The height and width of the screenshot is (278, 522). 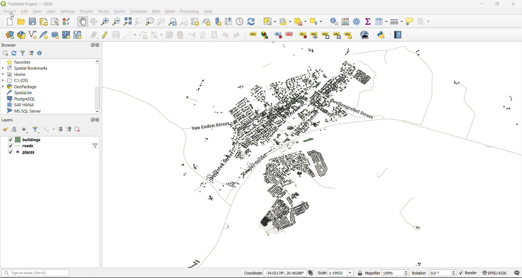 What do you see at coordinates (190, 12) in the screenshot?
I see `processing` at bounding box center [190, 12].